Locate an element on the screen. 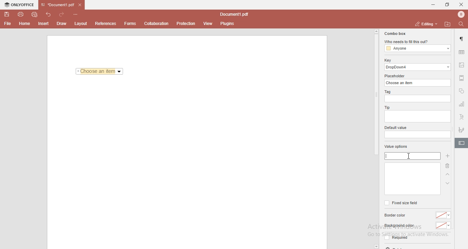  signature is located at coordinates (462, 129).